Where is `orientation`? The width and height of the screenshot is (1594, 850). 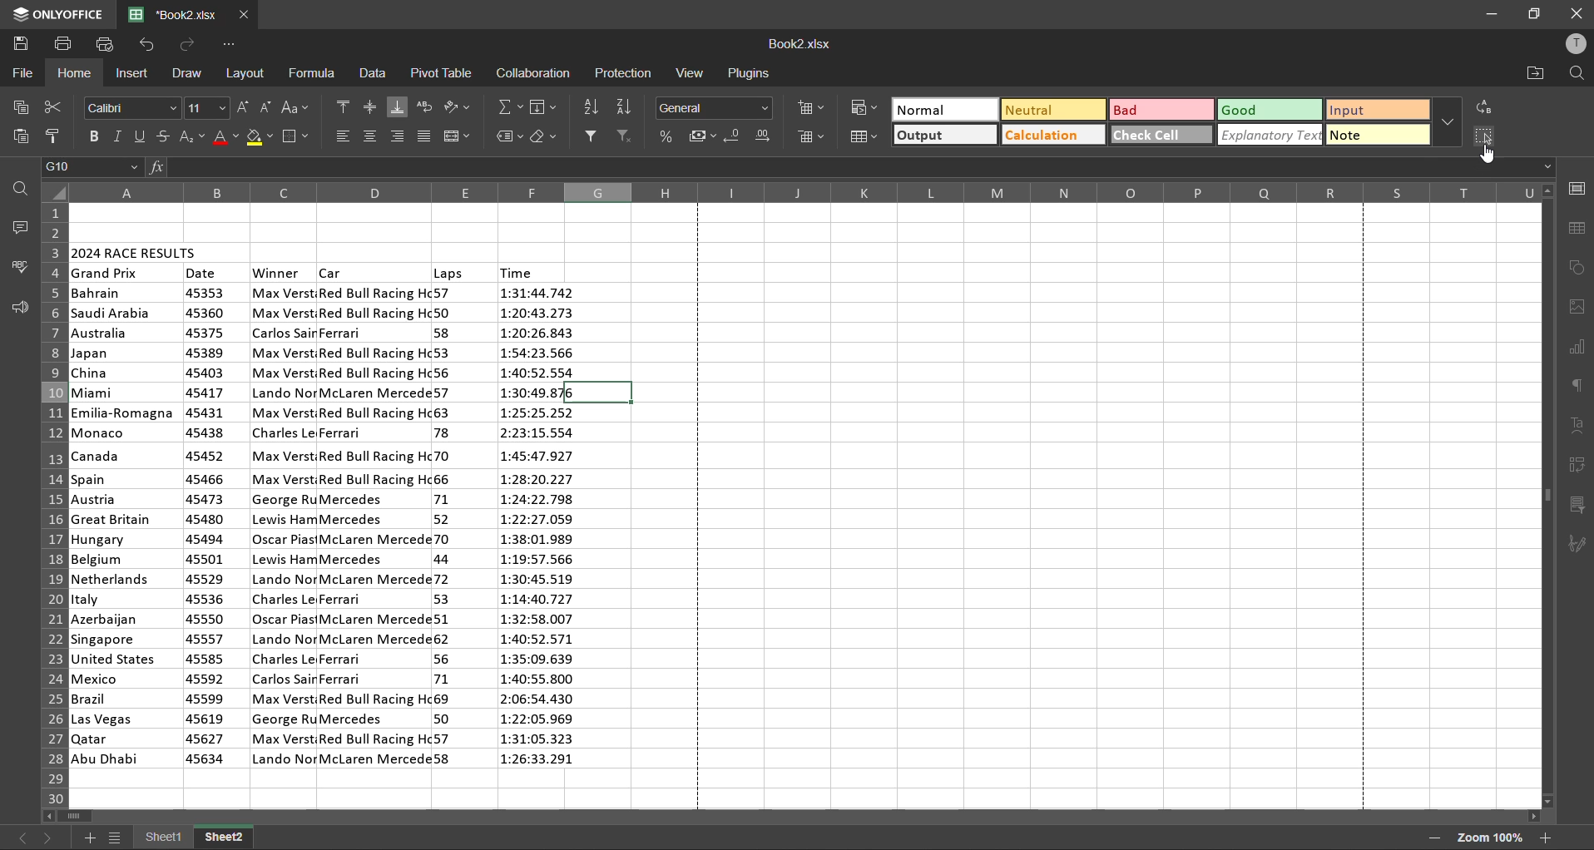 orientation is located at coordinates (457, 107).